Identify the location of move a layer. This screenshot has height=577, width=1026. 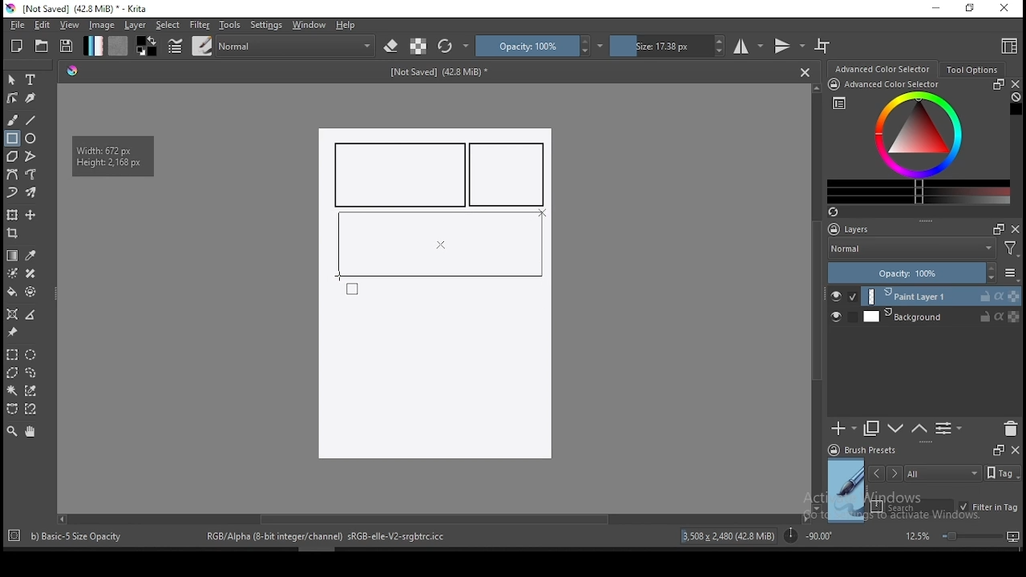
(30, 216).